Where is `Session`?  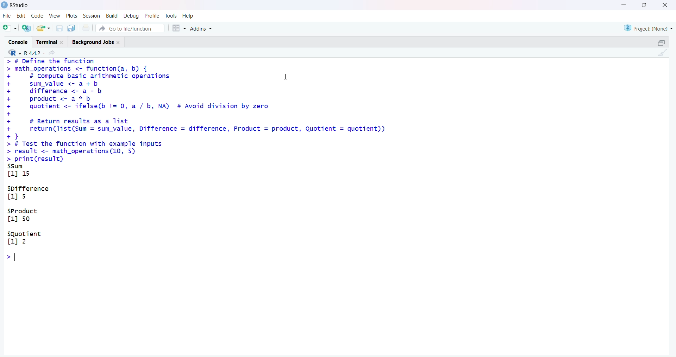 Session is located at coordinates (90, 14).